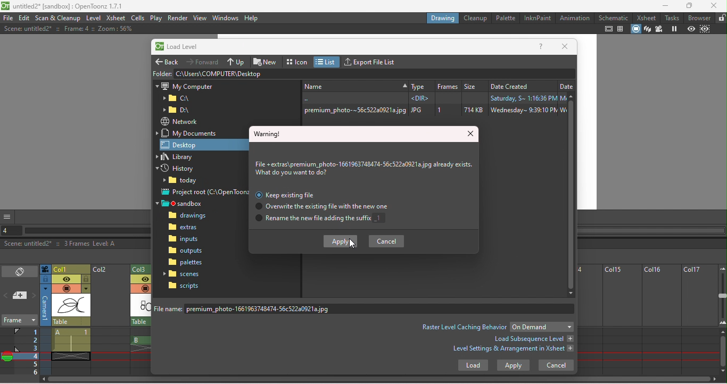 Image resolution: width=727 pixels, height=384 pixels. What do you see at coordinates (183, 181) in the screenshot?
I see `Folder` at bounding box center [183, 181].